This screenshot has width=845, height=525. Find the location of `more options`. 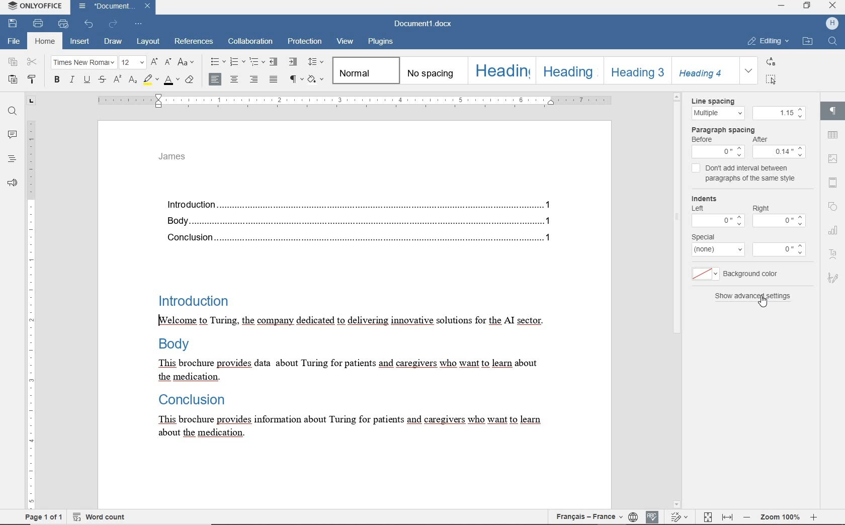

more options is located at coordinates (780, 222).